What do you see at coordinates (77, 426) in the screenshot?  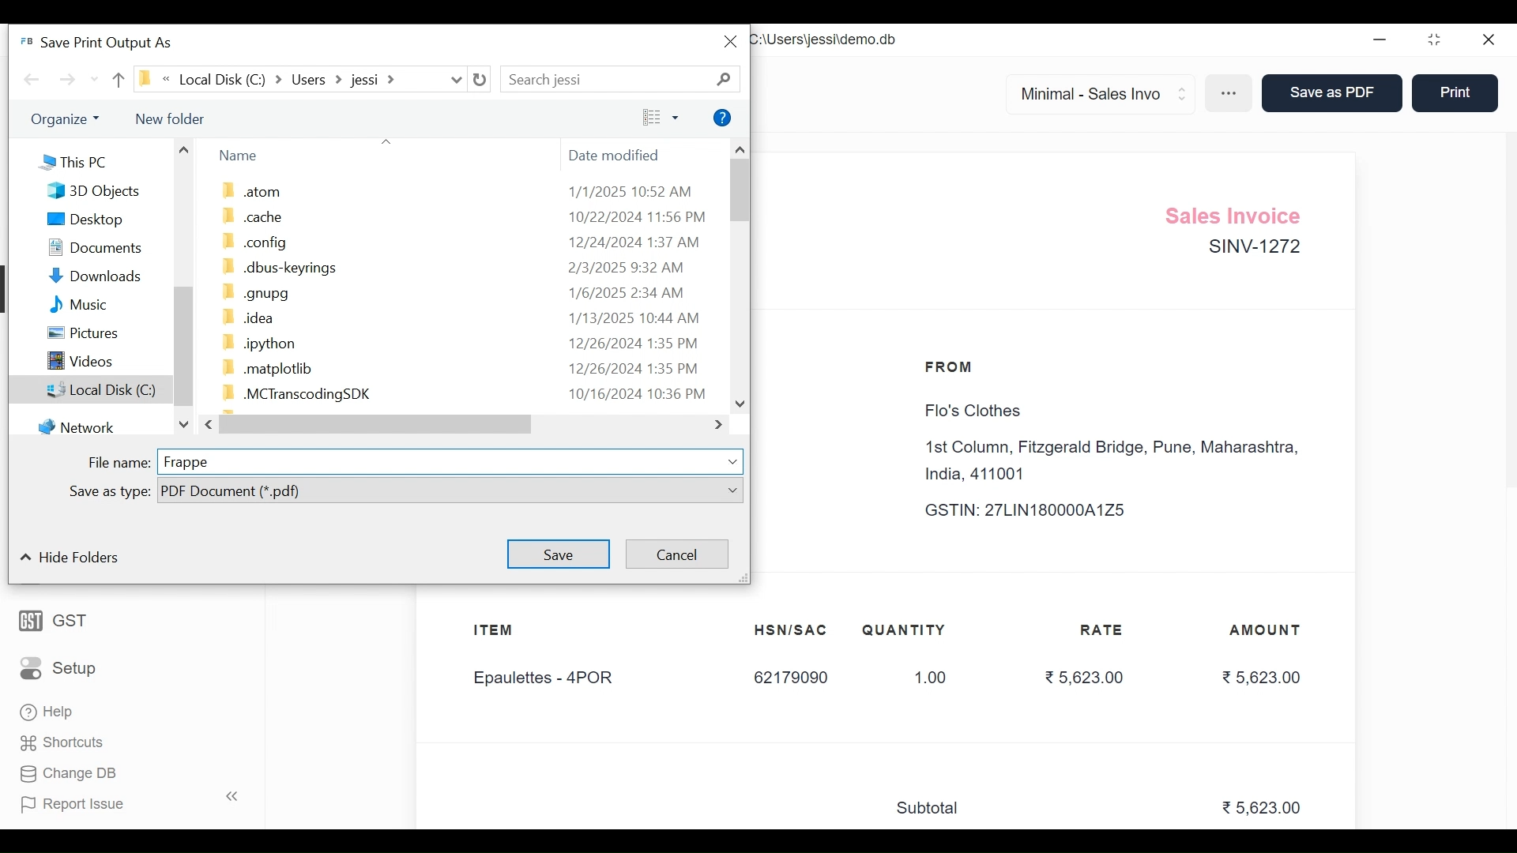 I see `Network` at bounding box center [77, 426].